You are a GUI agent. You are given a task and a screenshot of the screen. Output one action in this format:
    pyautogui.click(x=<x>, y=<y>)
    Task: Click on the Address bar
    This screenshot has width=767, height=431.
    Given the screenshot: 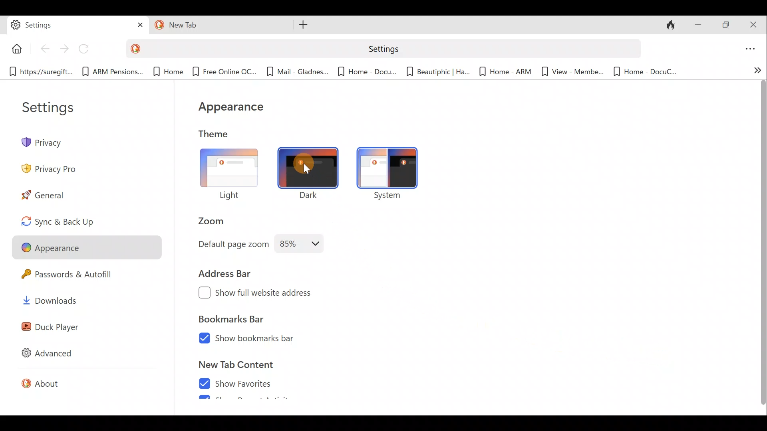 What is the action you would take?
    pyautogui.click(x=226, y=273)
    